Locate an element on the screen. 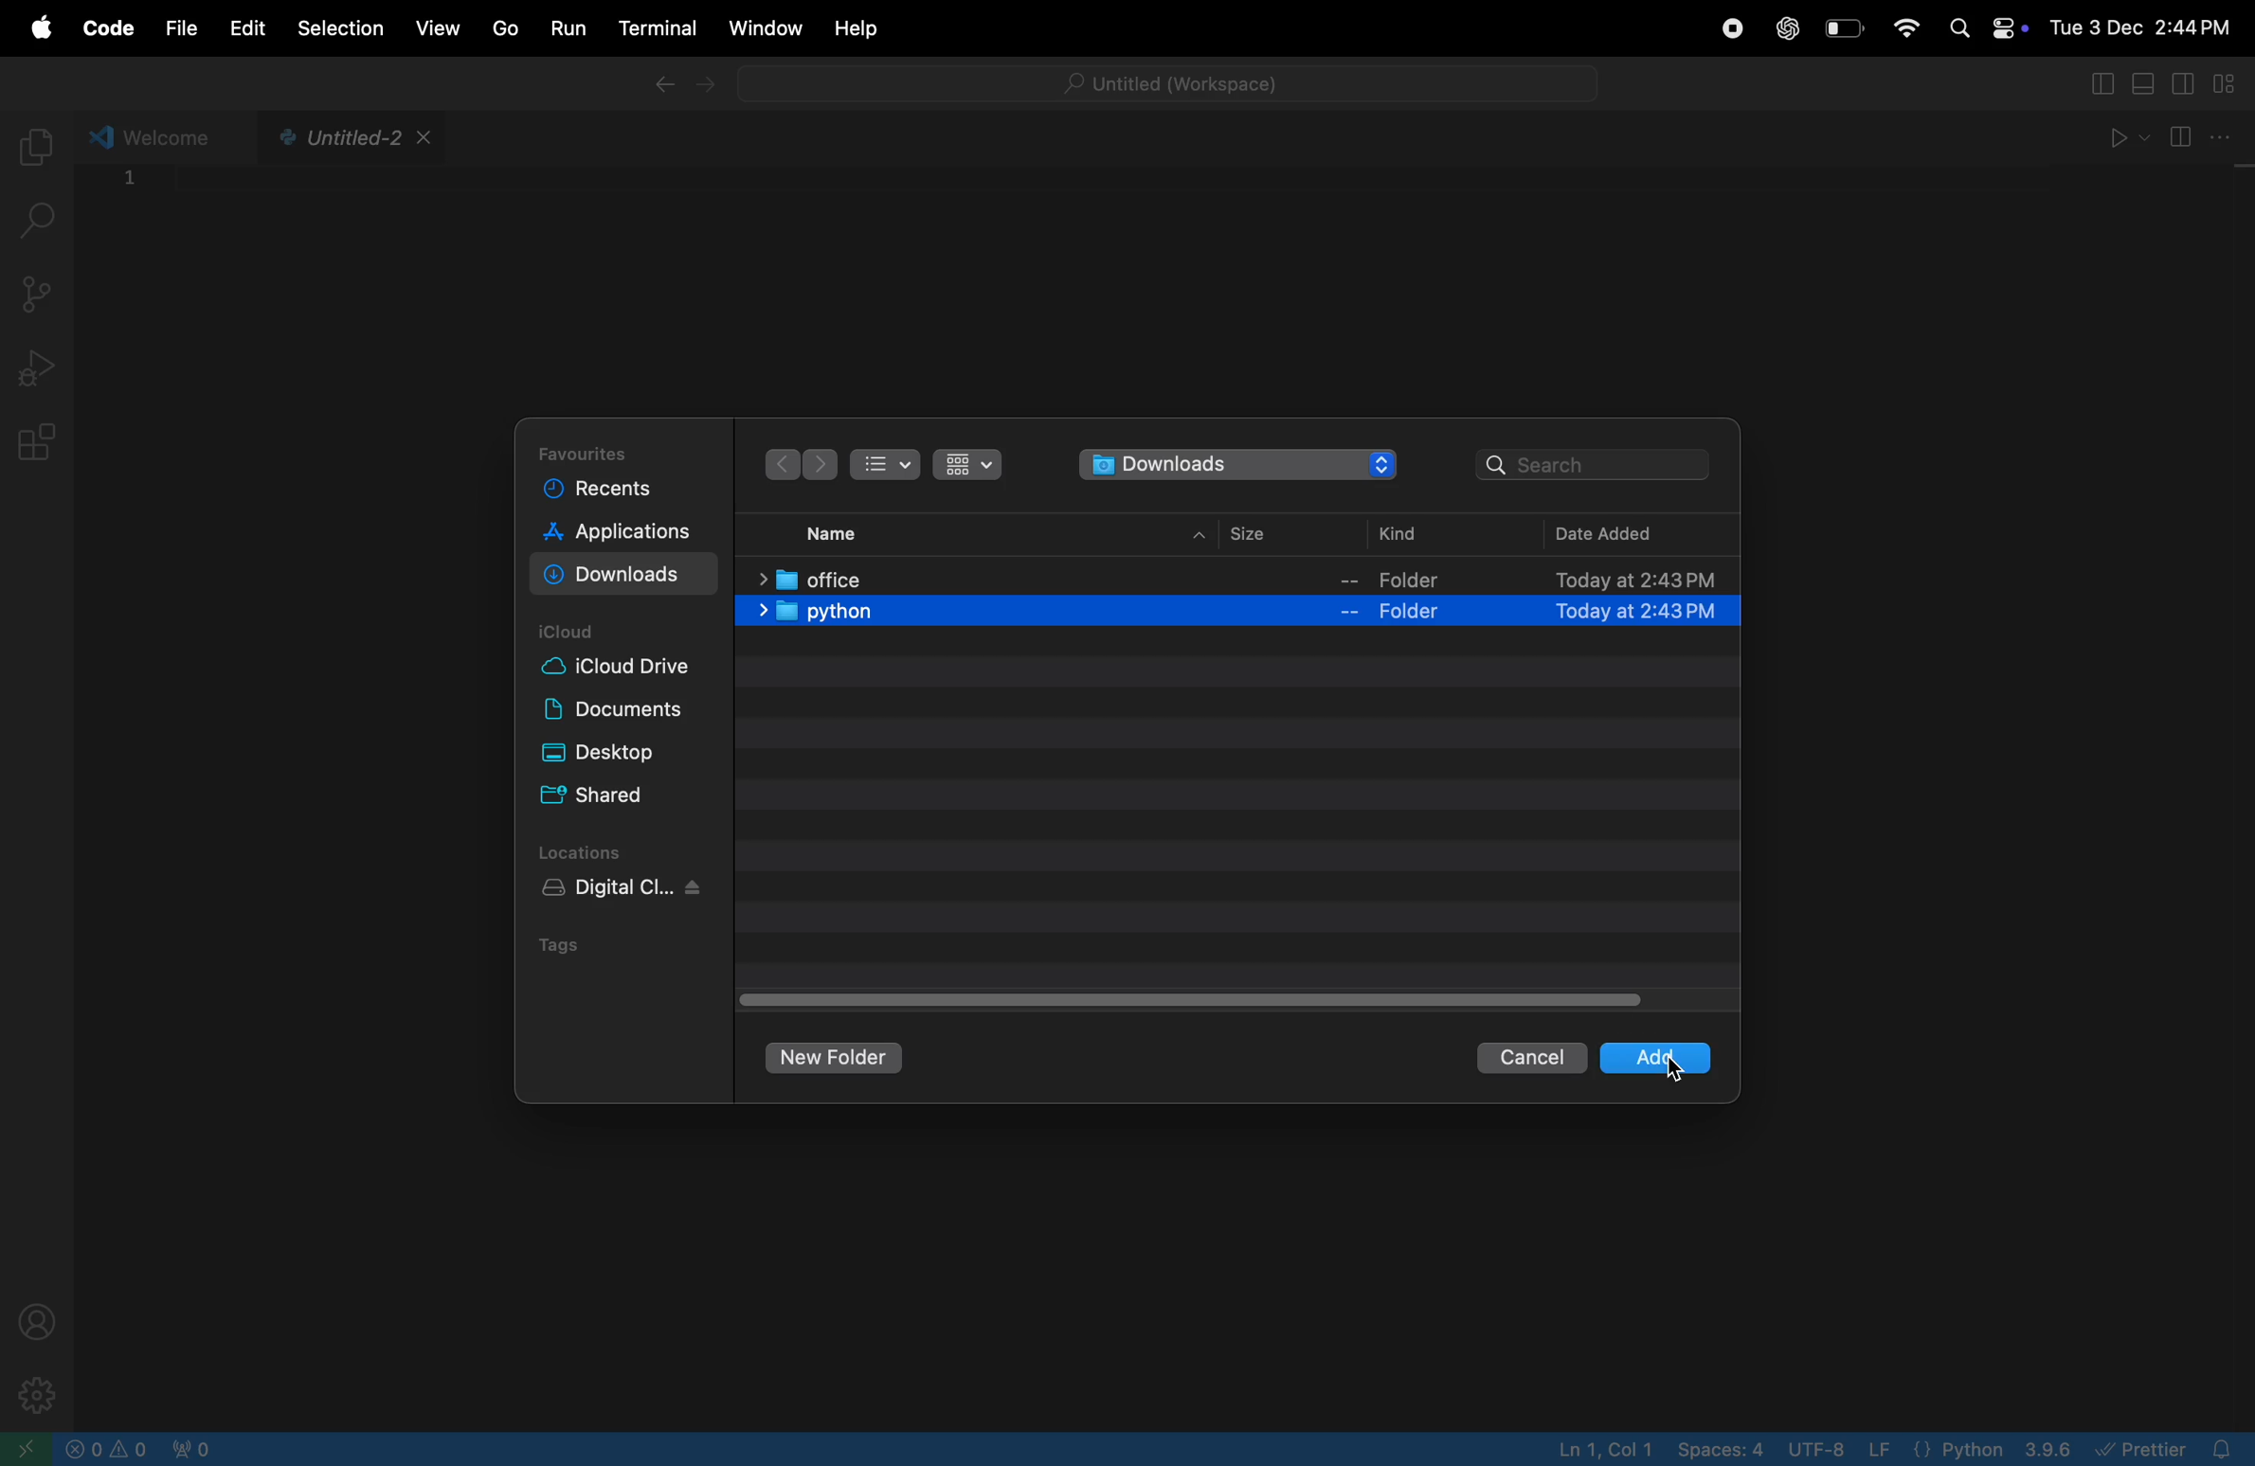  go is located at coordinates (502, 27).